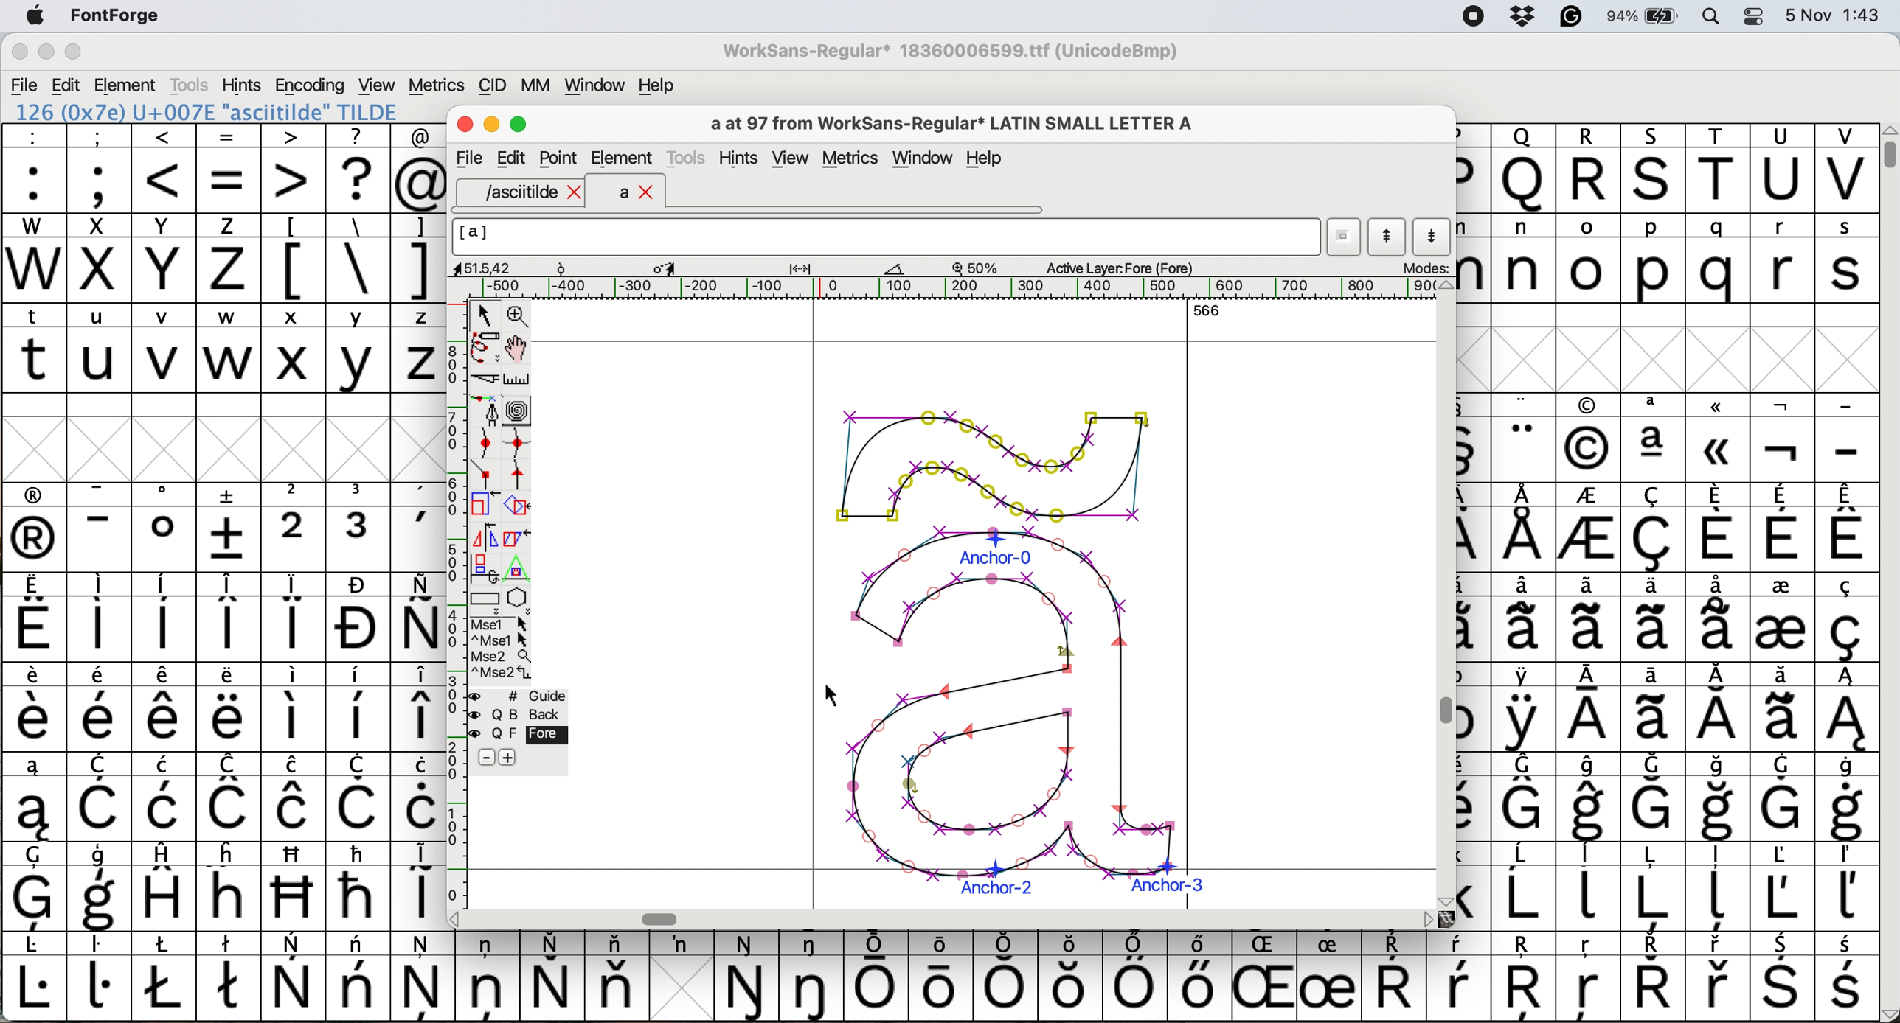 Image resolution: width=1900 pixels, height=1023 pixels. What do you see at coordinates (1207, 310) in the screenshot?
I see `566` at bounding box center [1207, 310].